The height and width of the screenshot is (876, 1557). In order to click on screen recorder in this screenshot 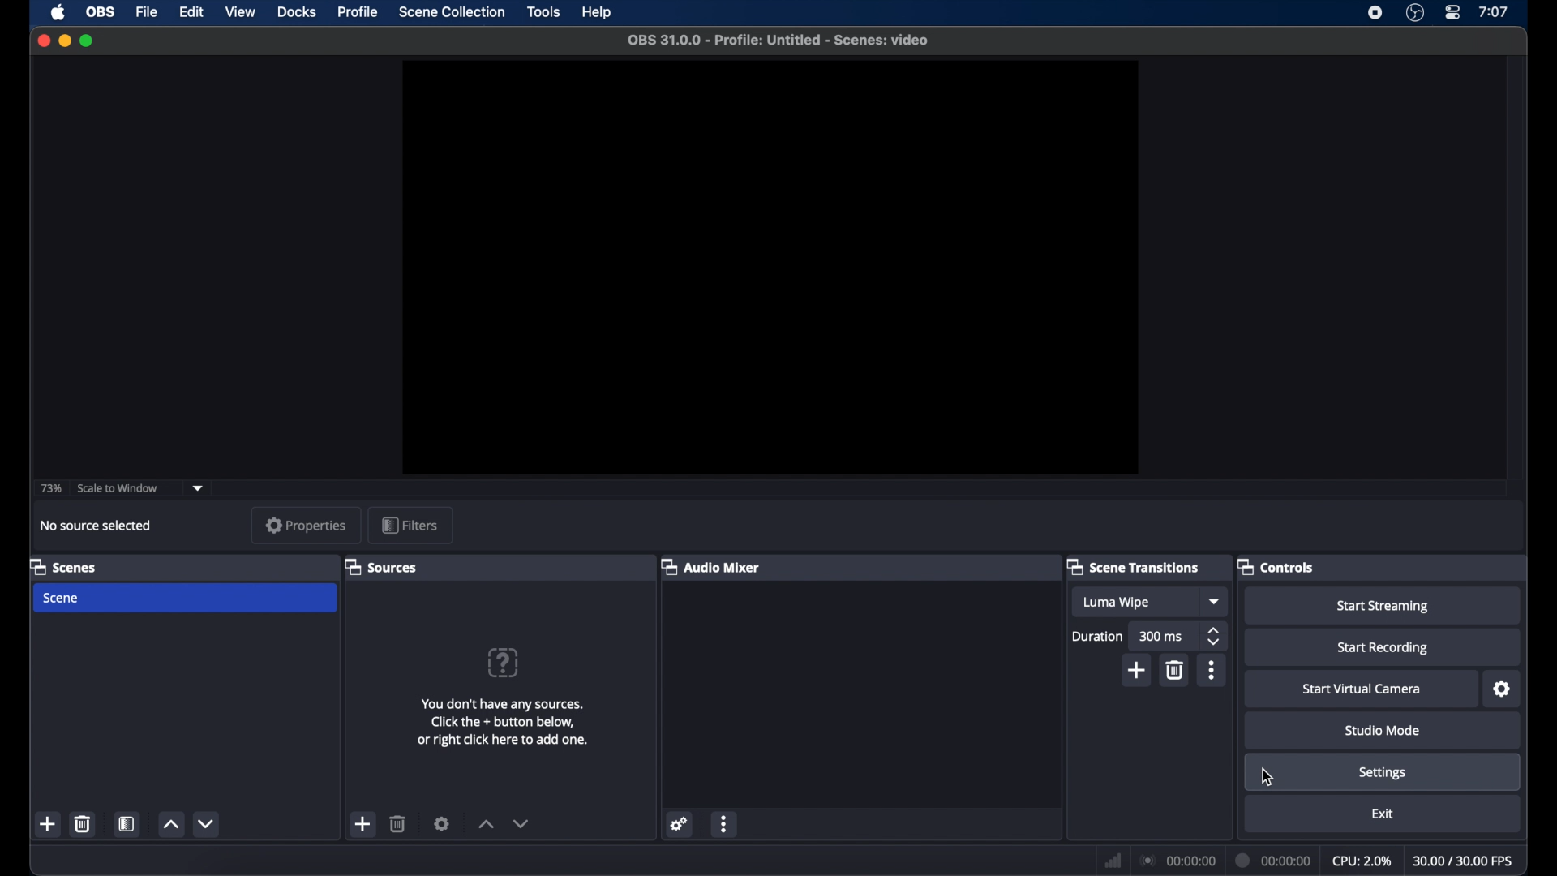, I will do `click(1374, 13)`.